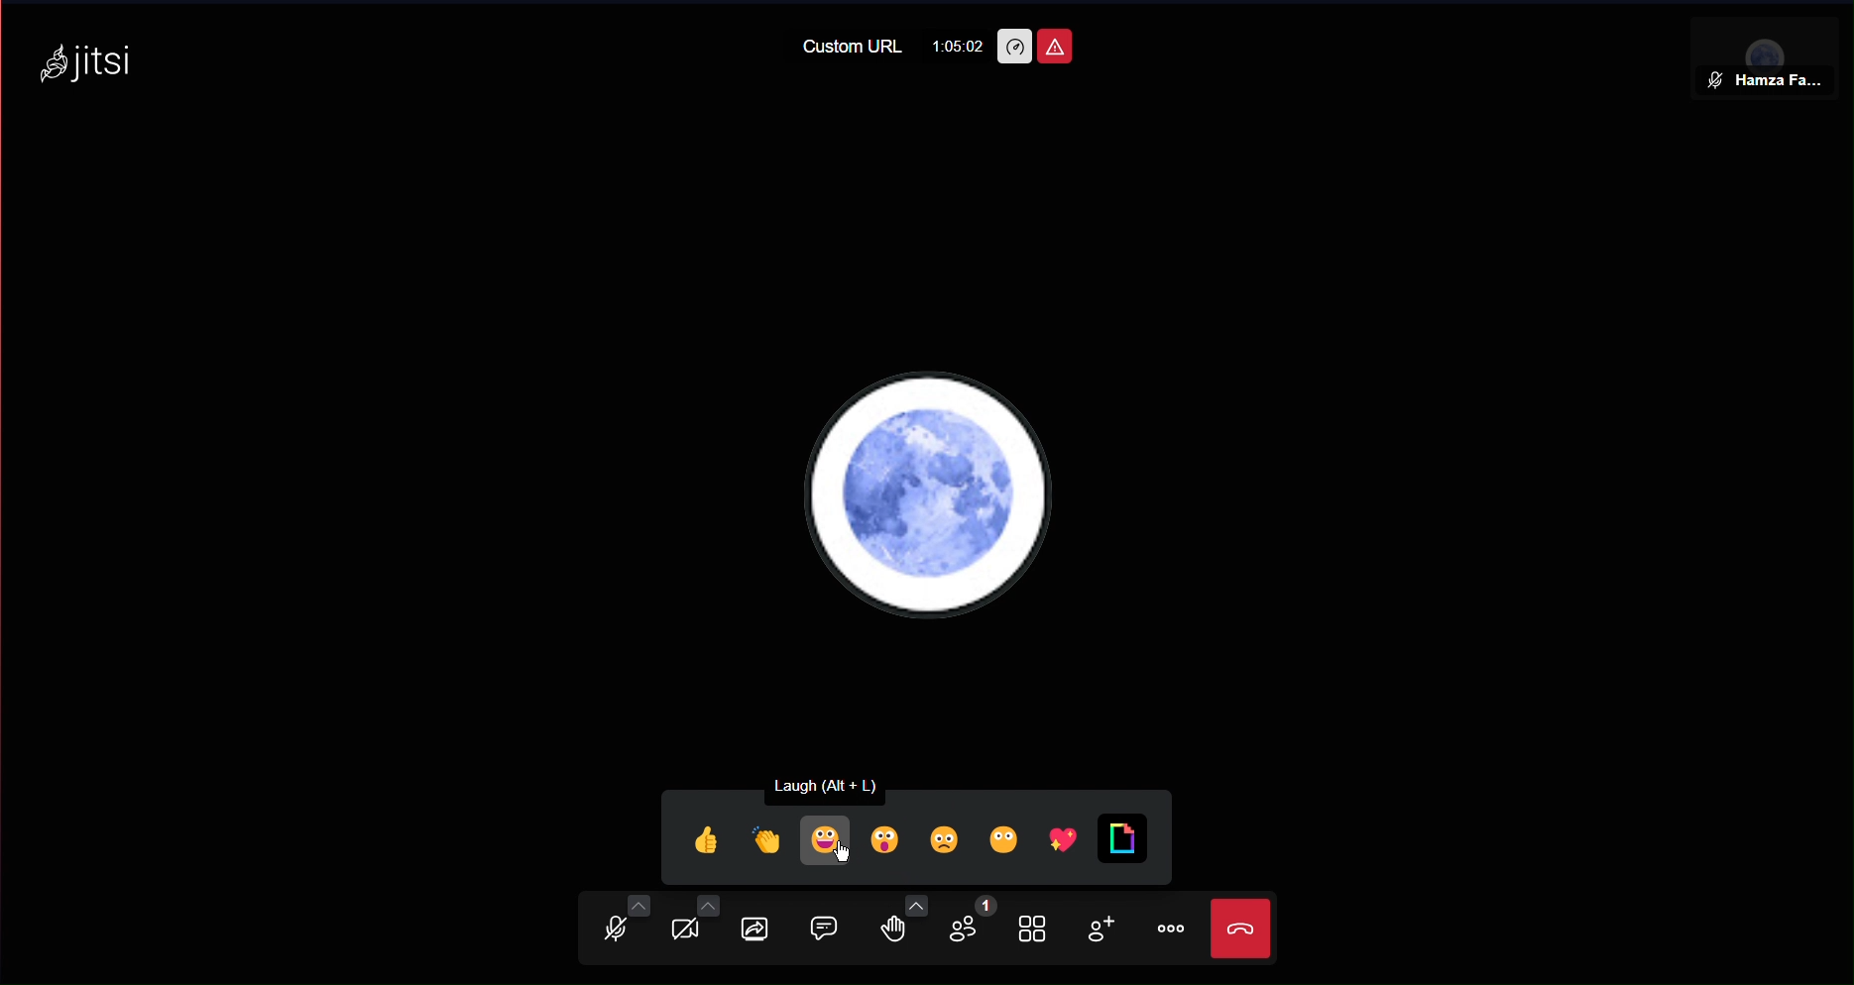  I want to click on Tile View, so click(1038, 930).